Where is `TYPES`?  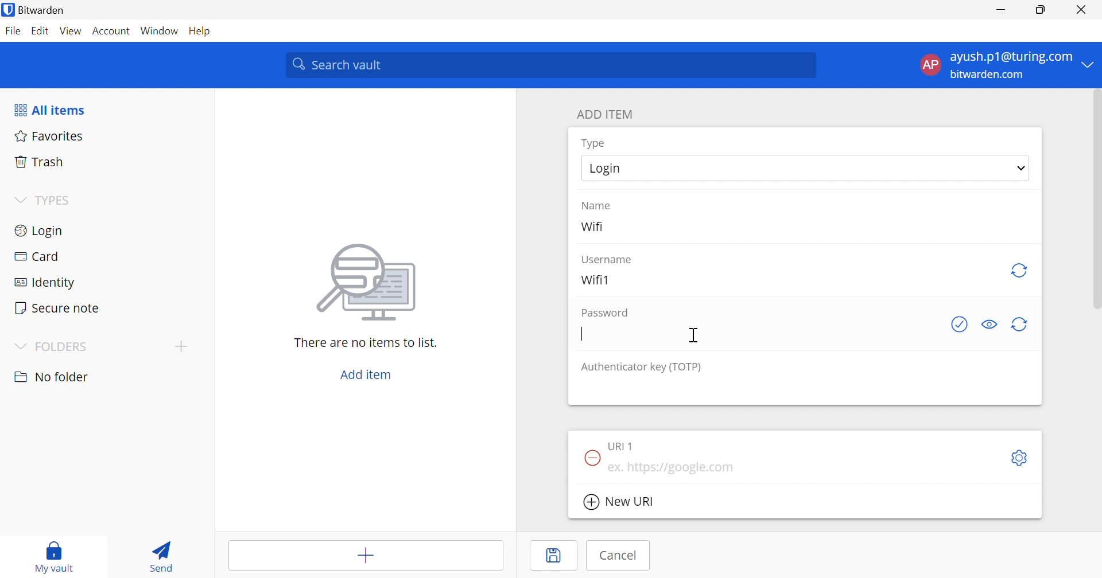 TYPES is located at coordinates (56, 202).